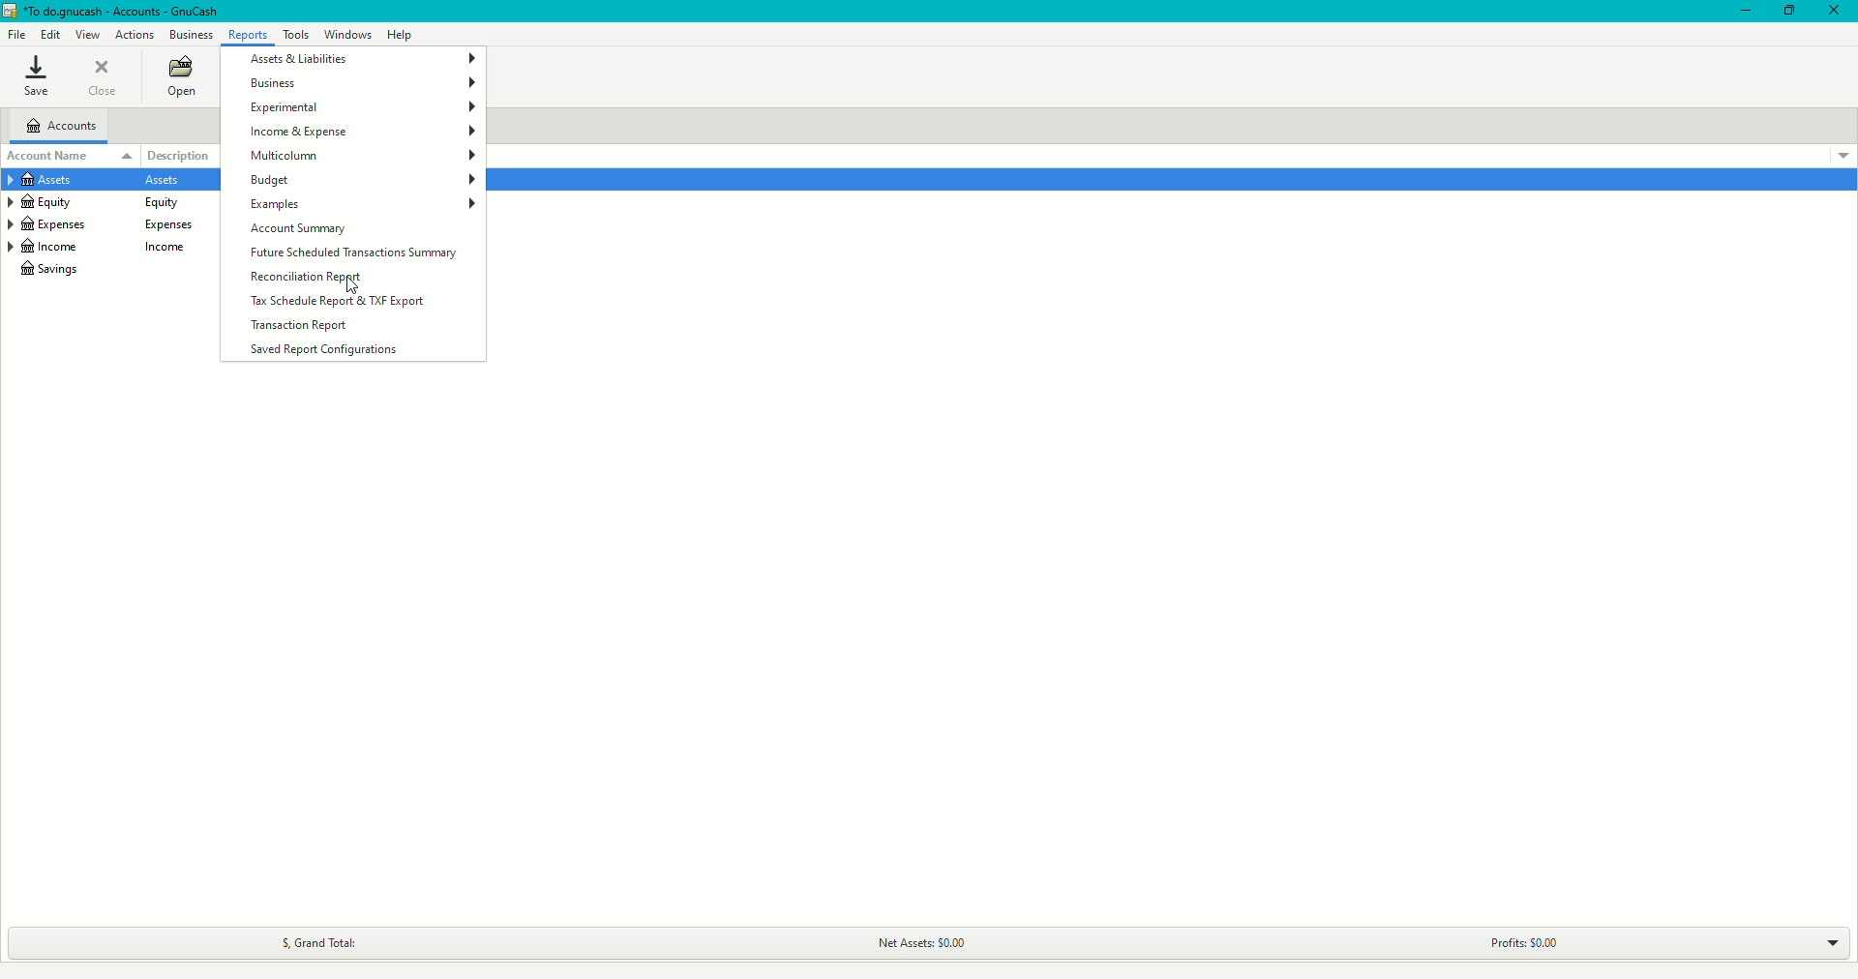  What do you see at coordinates (359, 109) in the screenshot?
I see `Experimental` at bounding box center [359, 109].